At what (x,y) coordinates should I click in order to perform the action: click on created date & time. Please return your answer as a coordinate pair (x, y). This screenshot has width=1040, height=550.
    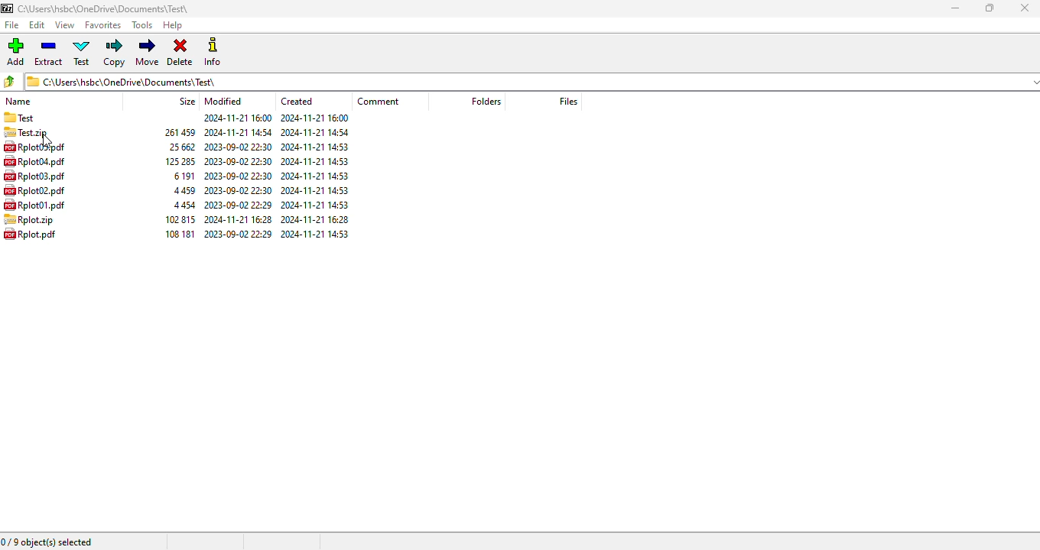
    Looking at the image, I should click on (314, 146).